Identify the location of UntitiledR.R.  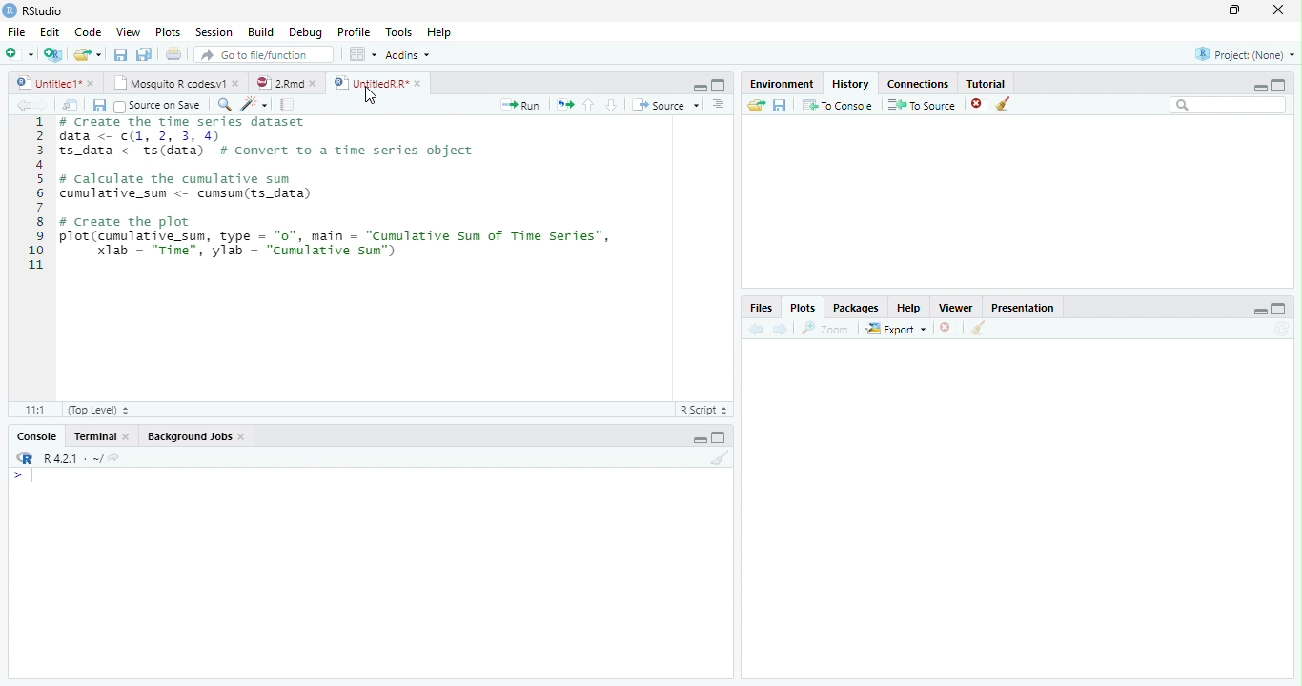
(381, 82).